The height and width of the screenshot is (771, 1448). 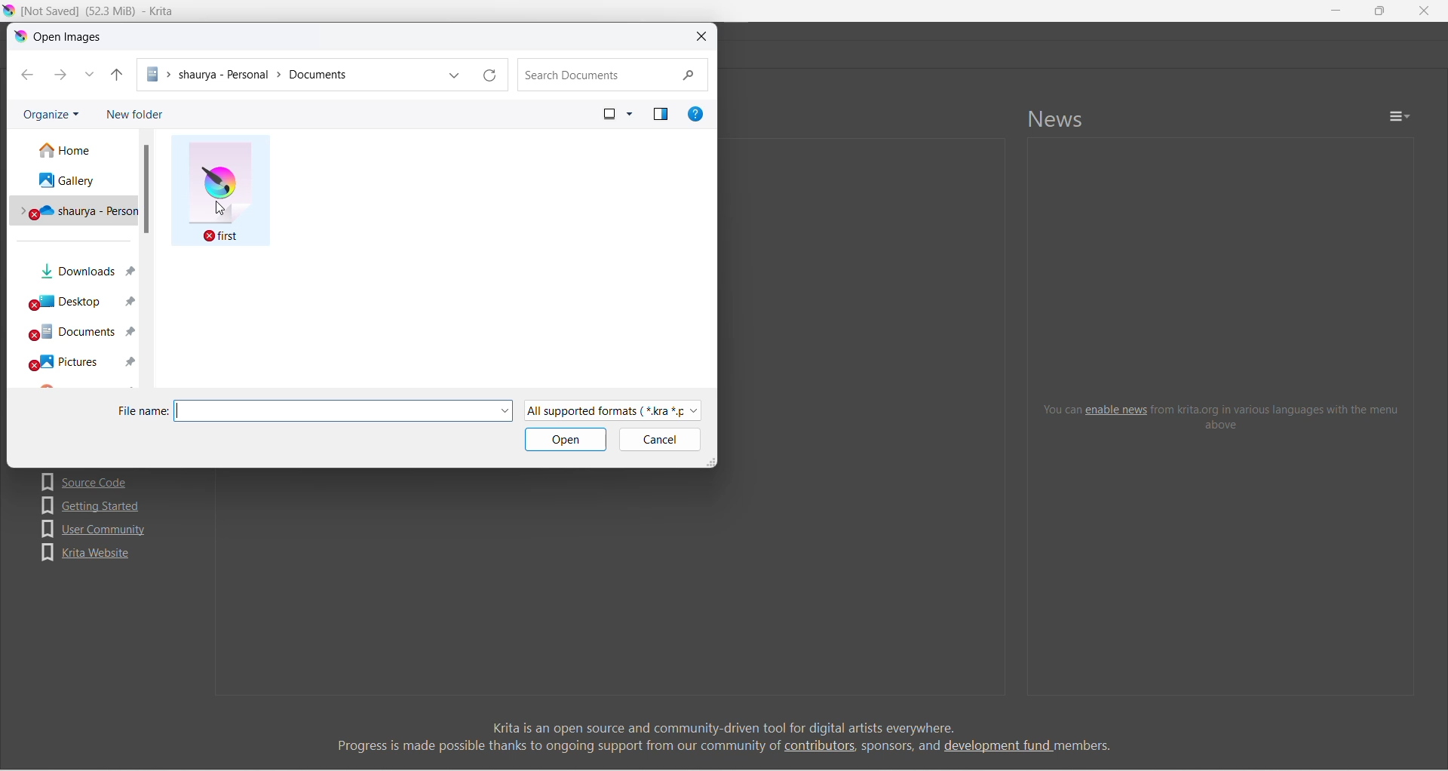 I want to click on file name dropdown button, so click(x=505, y=411).